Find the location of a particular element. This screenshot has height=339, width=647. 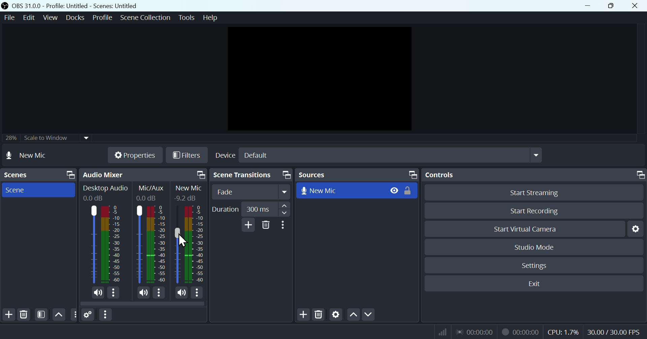

Select Device is located at coordinates (377, 155).